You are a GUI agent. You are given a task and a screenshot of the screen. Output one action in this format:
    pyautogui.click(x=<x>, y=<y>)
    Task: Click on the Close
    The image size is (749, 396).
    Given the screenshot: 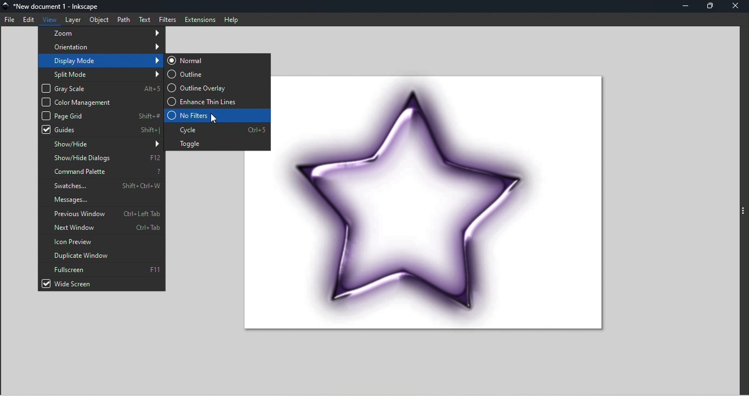 What is the action you would take?
    pyautogui.click(x=737, y=5)
    